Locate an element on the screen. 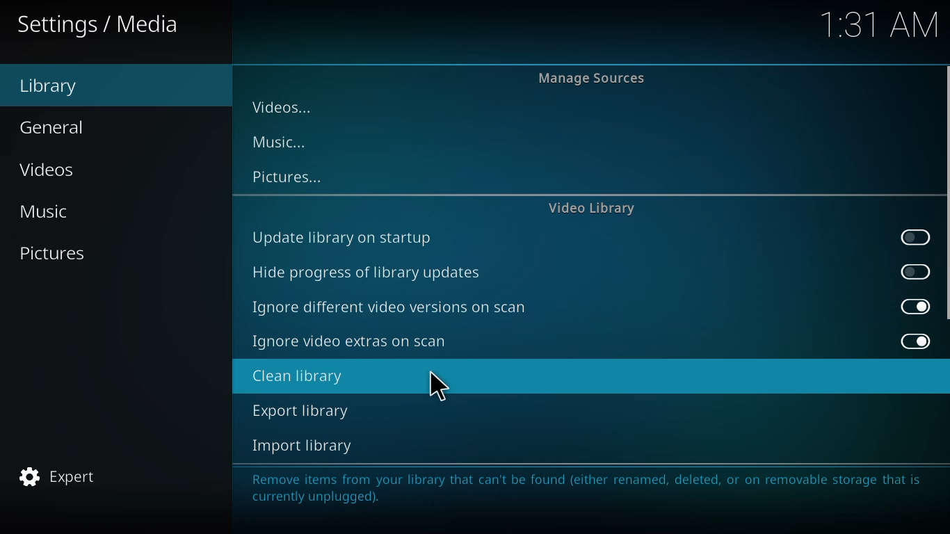 Image resolution: width=950 pixels, height=534 pixels. time is located at coordinates (873, 26).